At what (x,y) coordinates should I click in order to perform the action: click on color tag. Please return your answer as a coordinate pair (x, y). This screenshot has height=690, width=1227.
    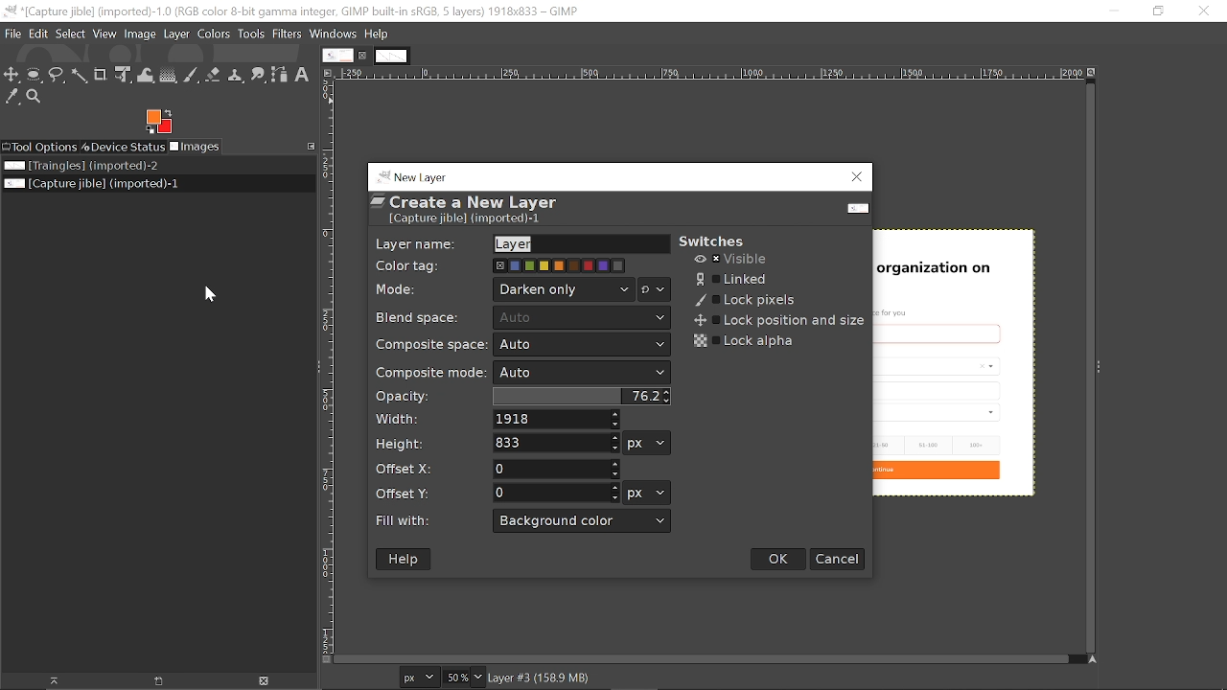
    Looking at the image, I should click on (415, 266).